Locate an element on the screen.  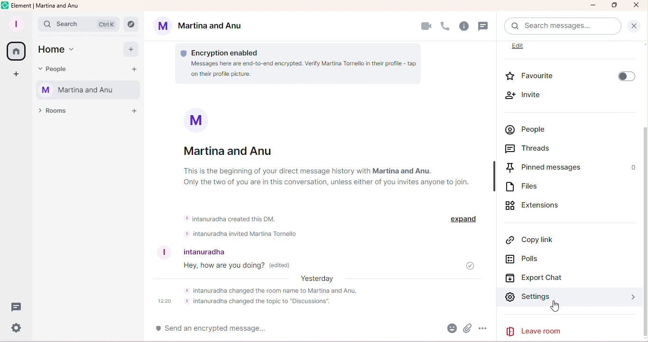
Home is located at coordinates (16, 52).